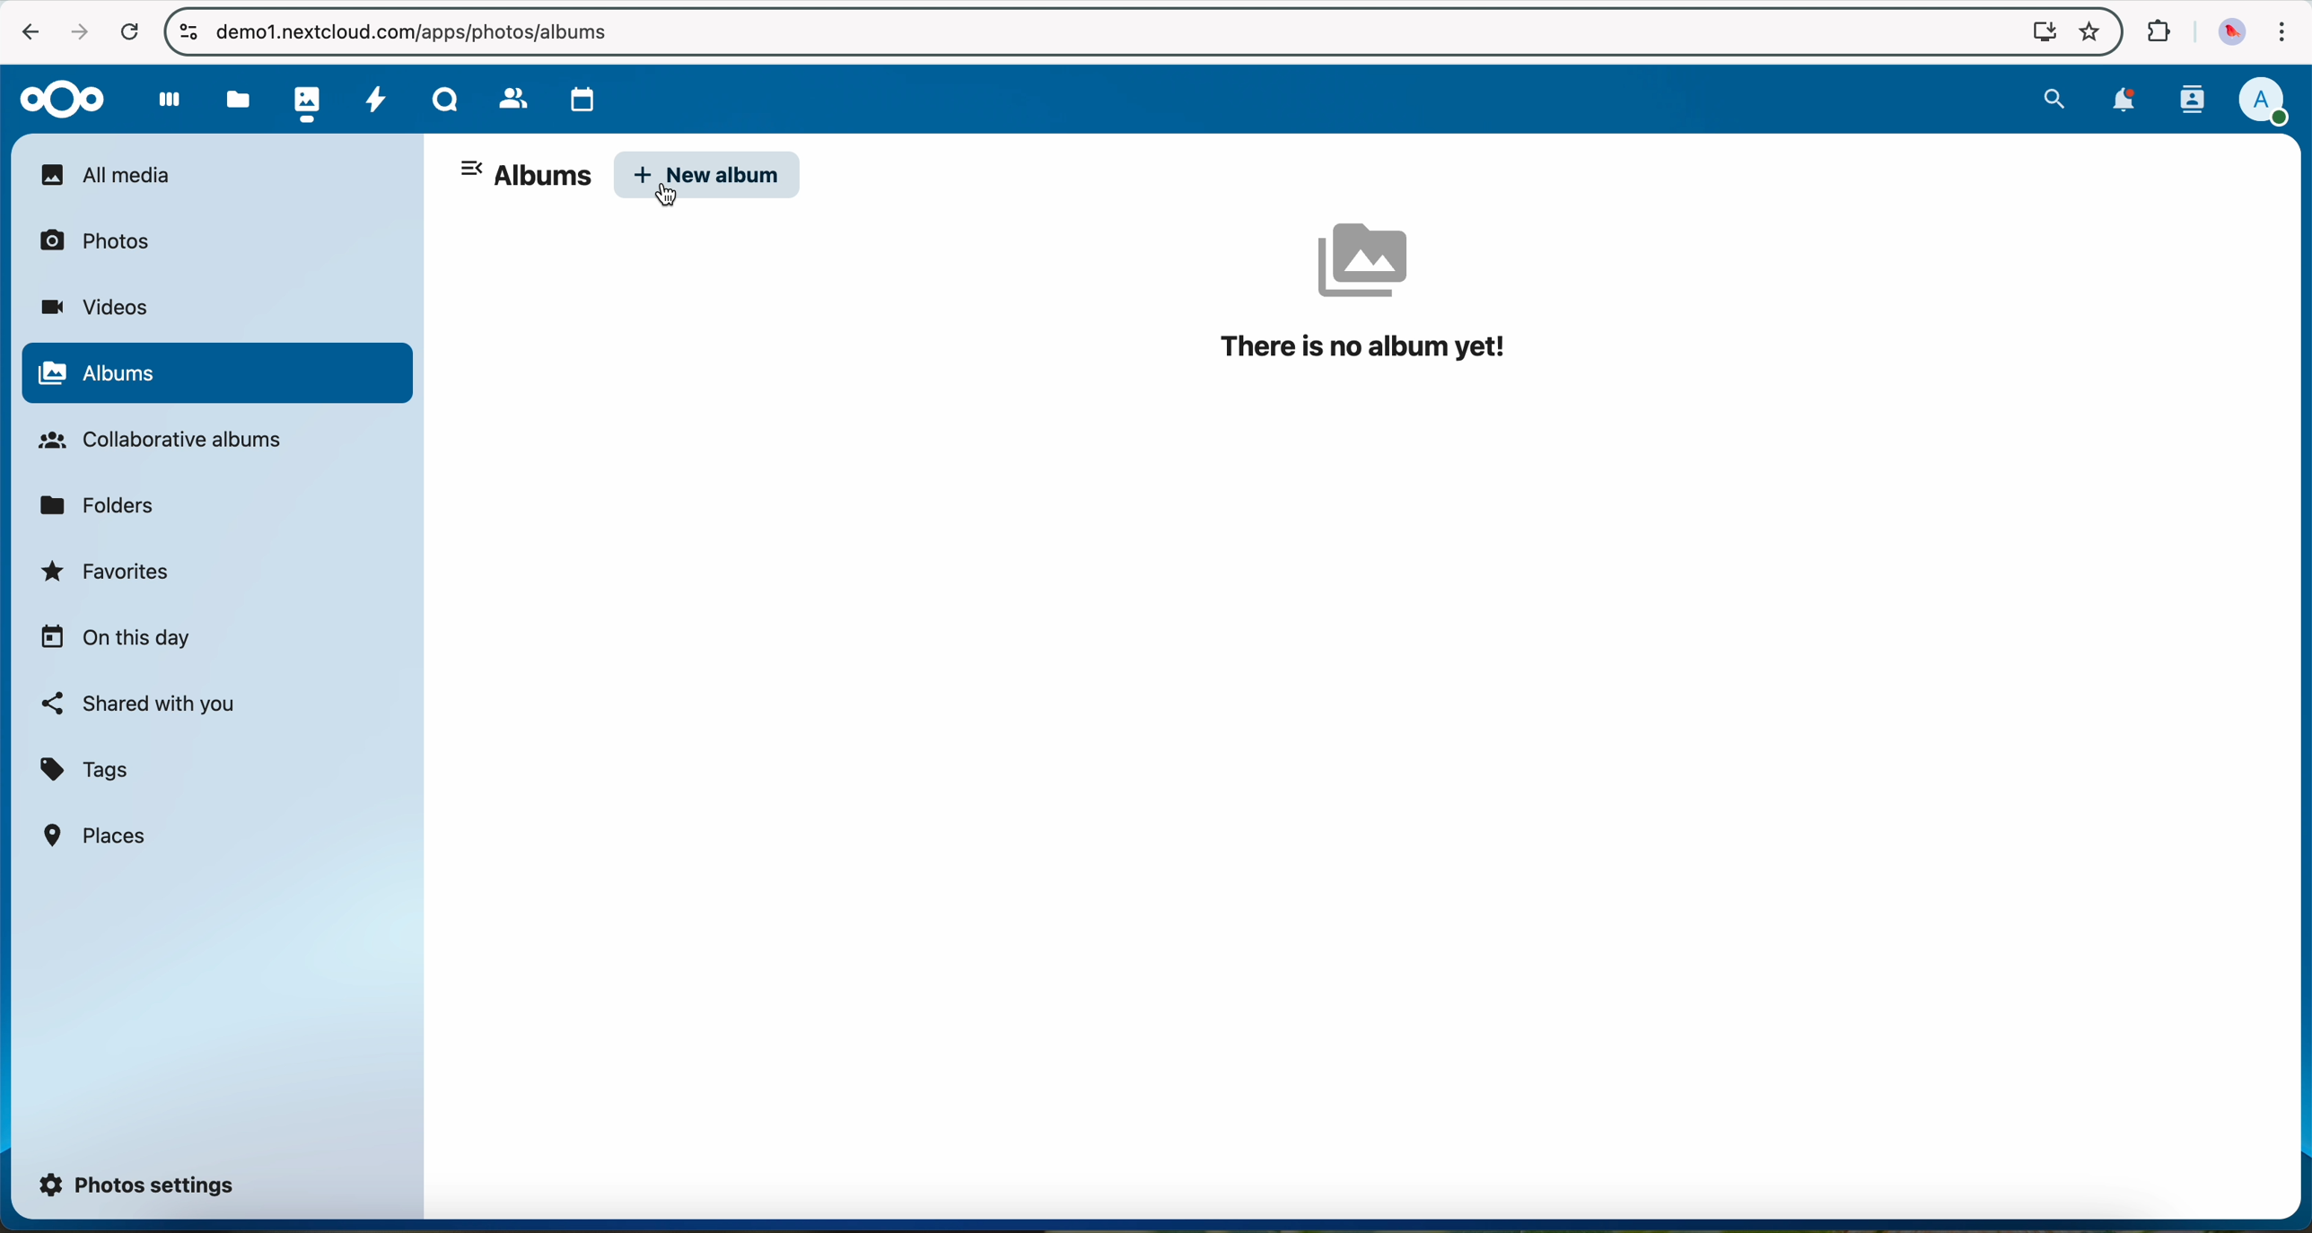 Image resolution: width=2312 pixels, height=1233 pixels. I want to click on cursor, so click(678, 197).